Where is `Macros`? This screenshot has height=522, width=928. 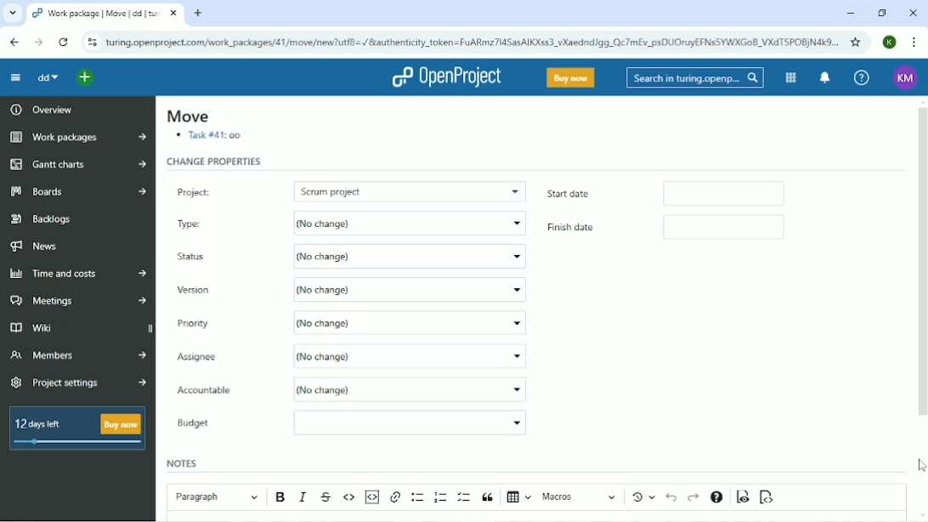 Macros is located at coordinates (580, 496).